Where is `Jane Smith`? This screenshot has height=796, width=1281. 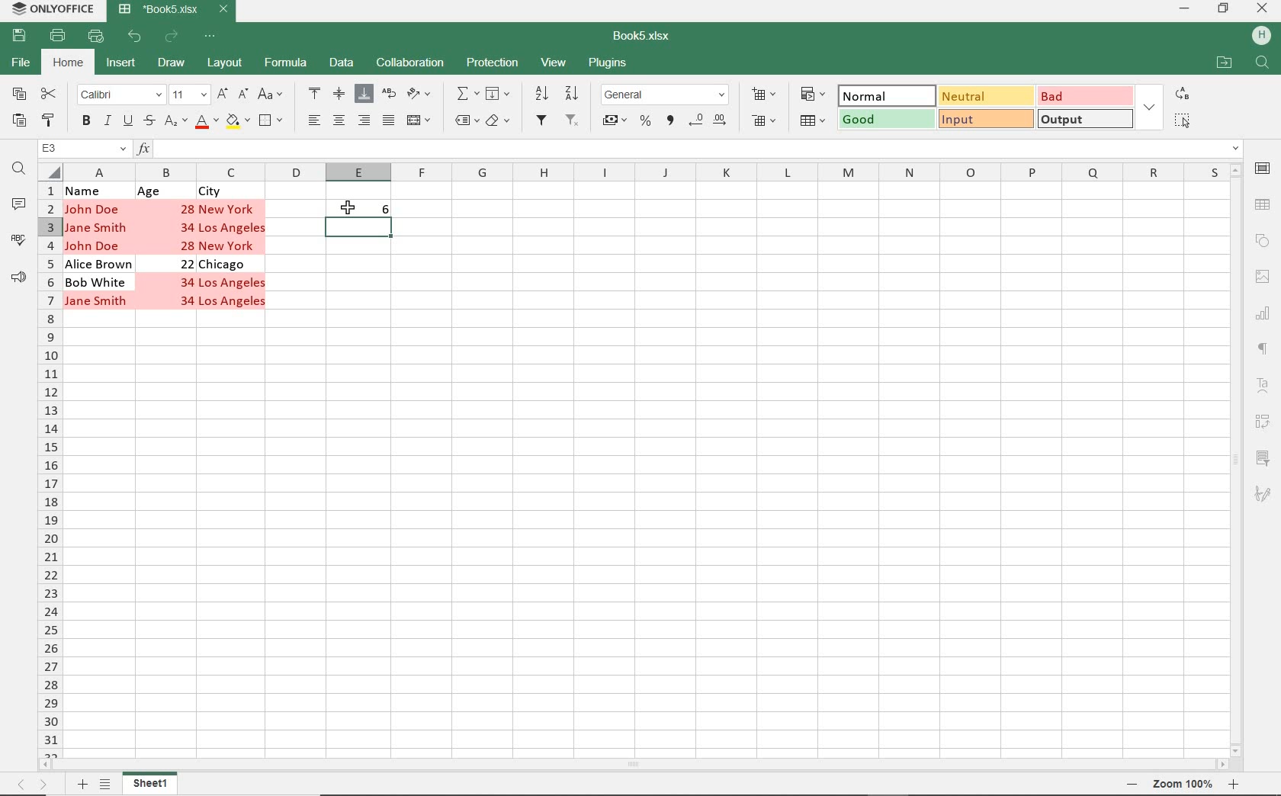 Jane Smith is located at coordinates (95, 303).